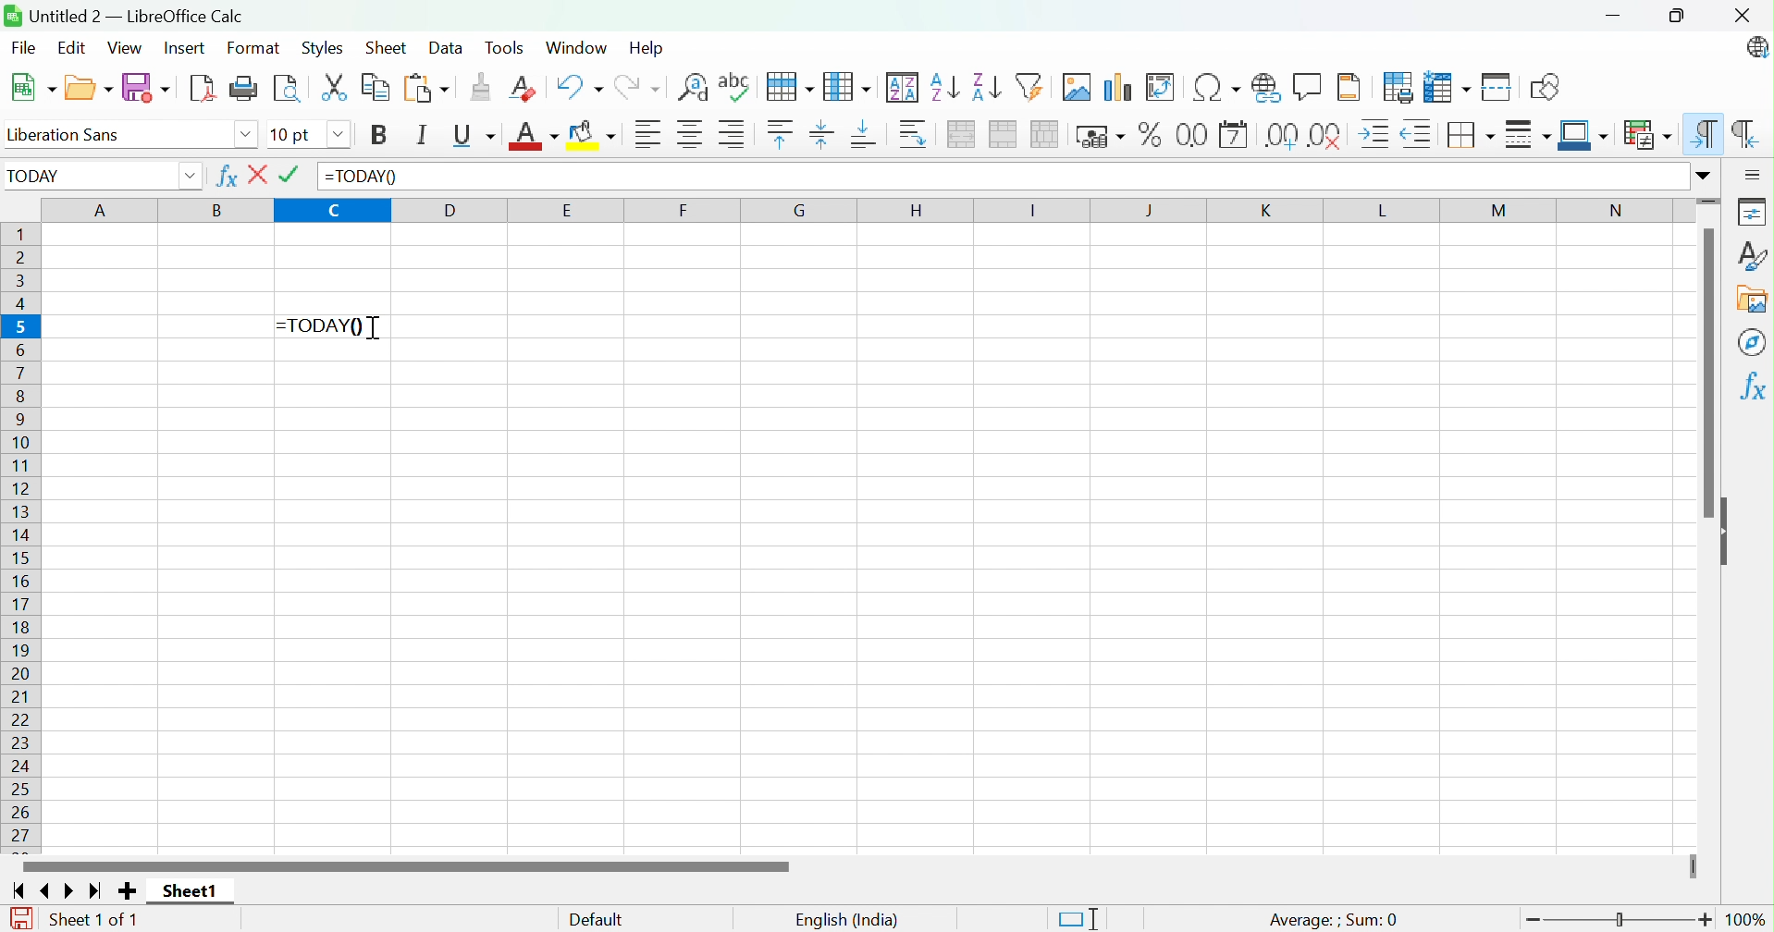 This screenshot has height=932, width=1774. I want to click on Scroll to first sheet, so click(19, 890).